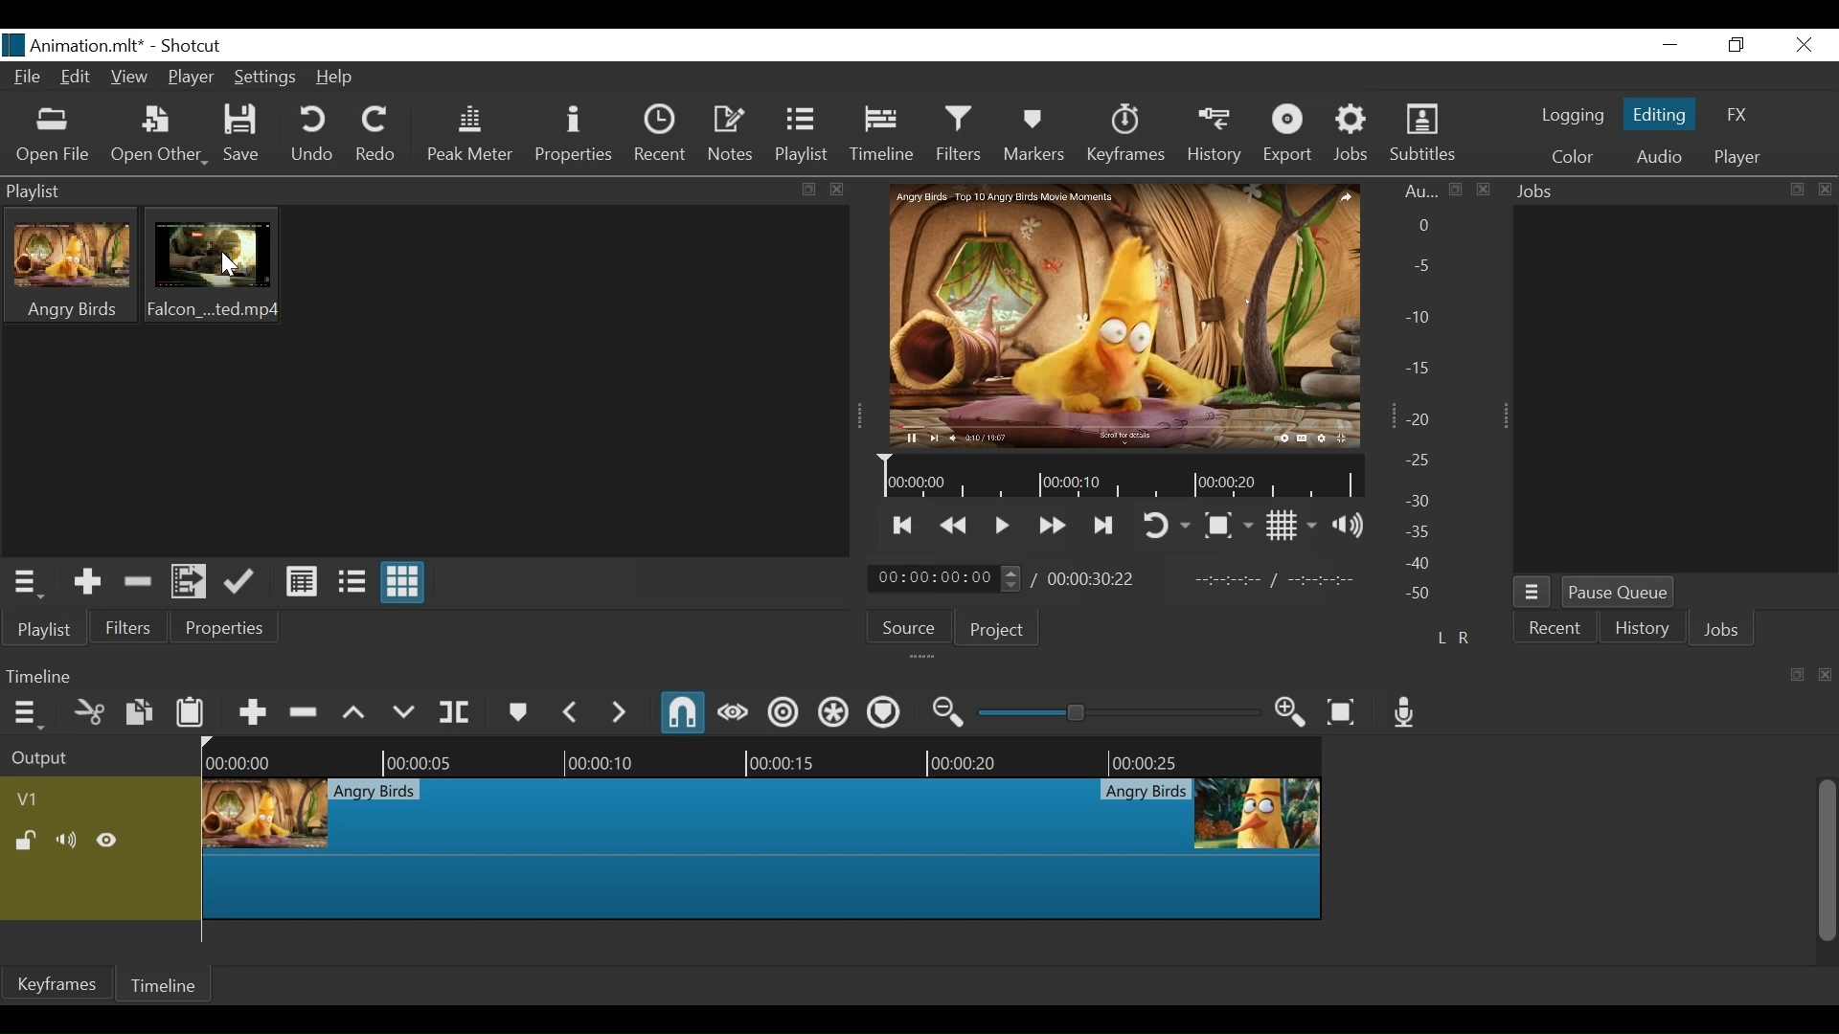 Image resolution: width=1839 pixels, height=1034 pixels. Describe the element at coordinates (403, 708) in the screenshot. I see `Overwrite` at that location.